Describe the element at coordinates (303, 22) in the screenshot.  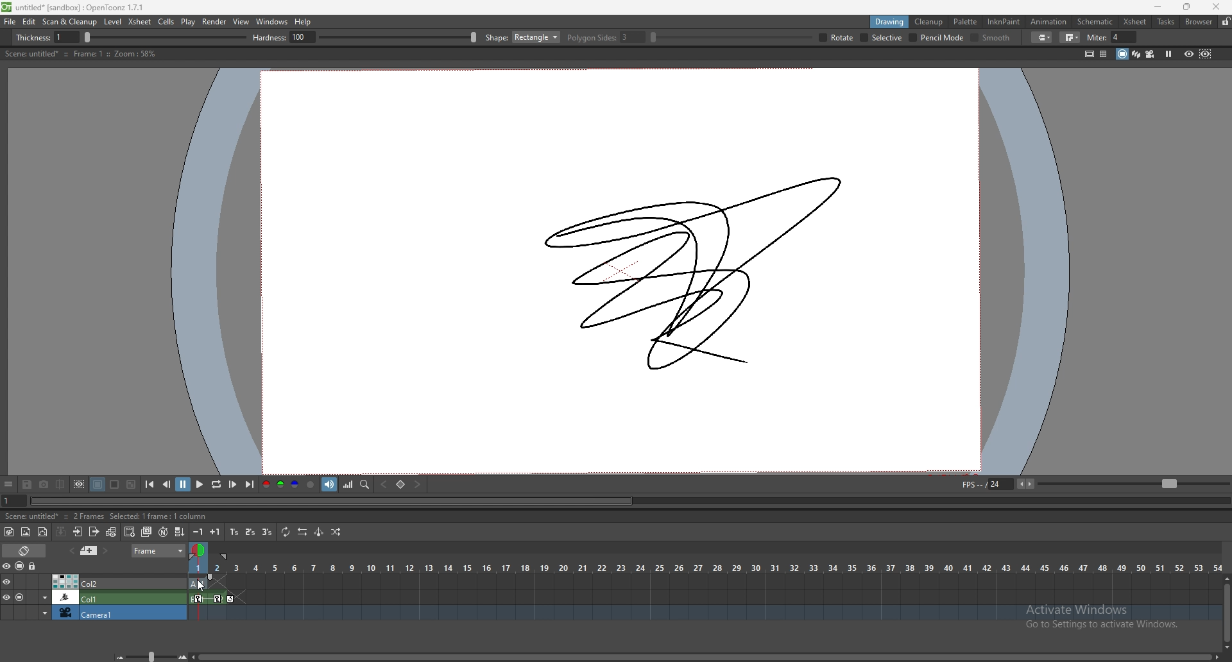
I see `help` at that location.